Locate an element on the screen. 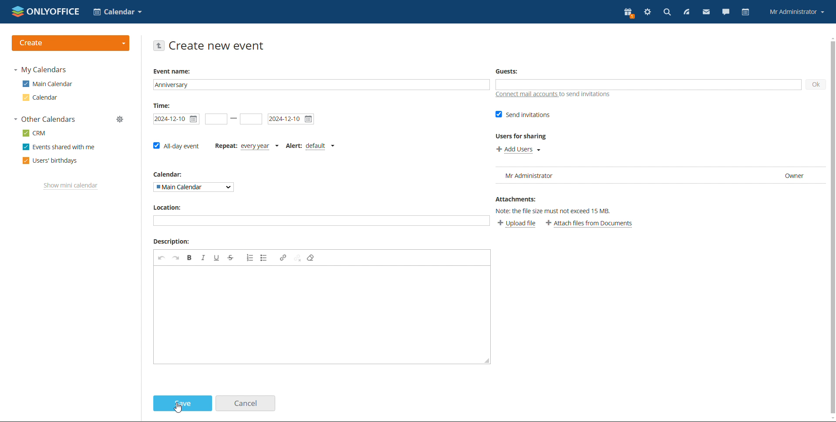  settings is located at coordinates (647, 12).